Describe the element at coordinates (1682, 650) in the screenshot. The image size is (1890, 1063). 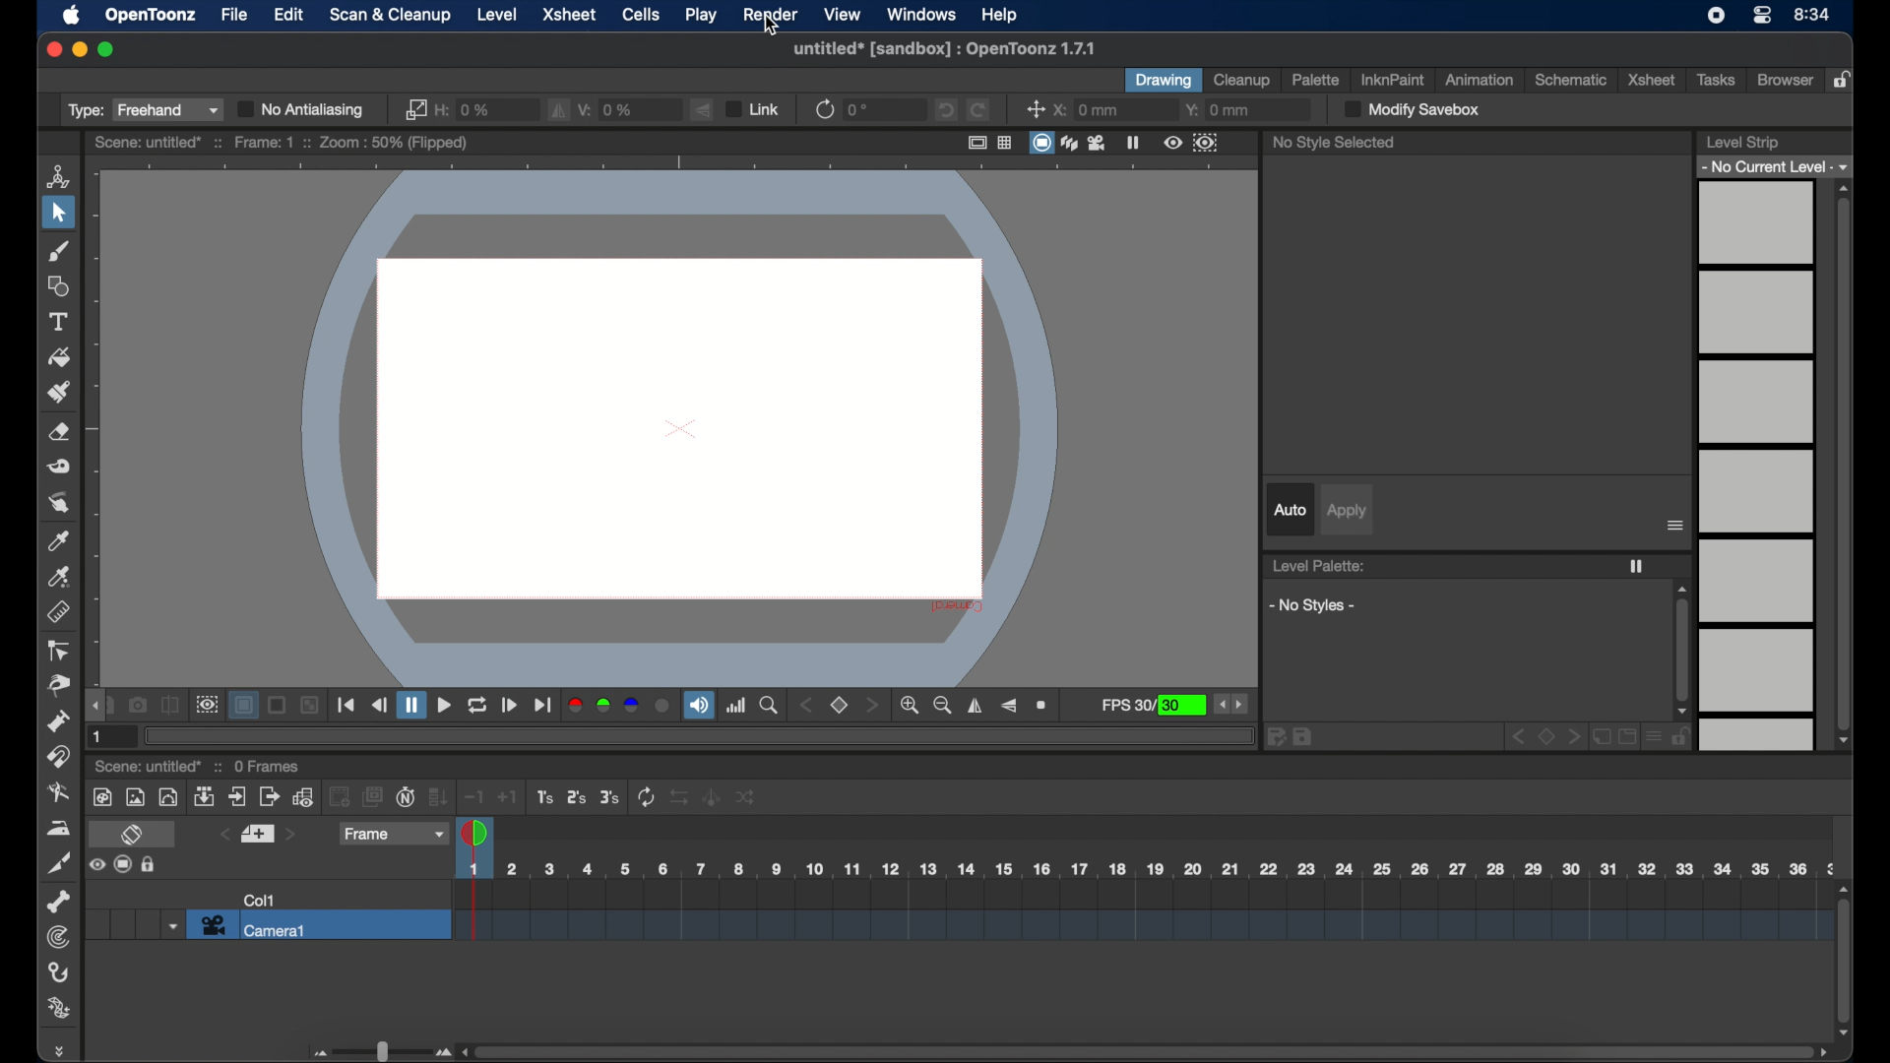
I see `scroll box` at that location.